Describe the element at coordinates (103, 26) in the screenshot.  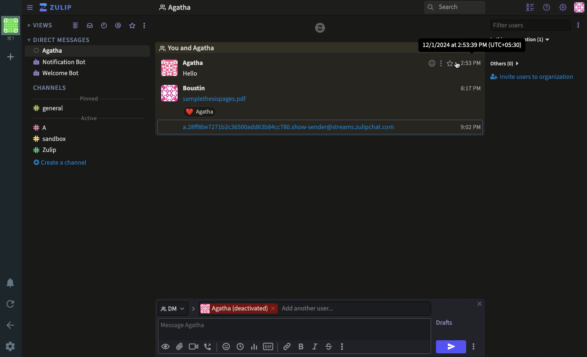
I see `Time` at that location.